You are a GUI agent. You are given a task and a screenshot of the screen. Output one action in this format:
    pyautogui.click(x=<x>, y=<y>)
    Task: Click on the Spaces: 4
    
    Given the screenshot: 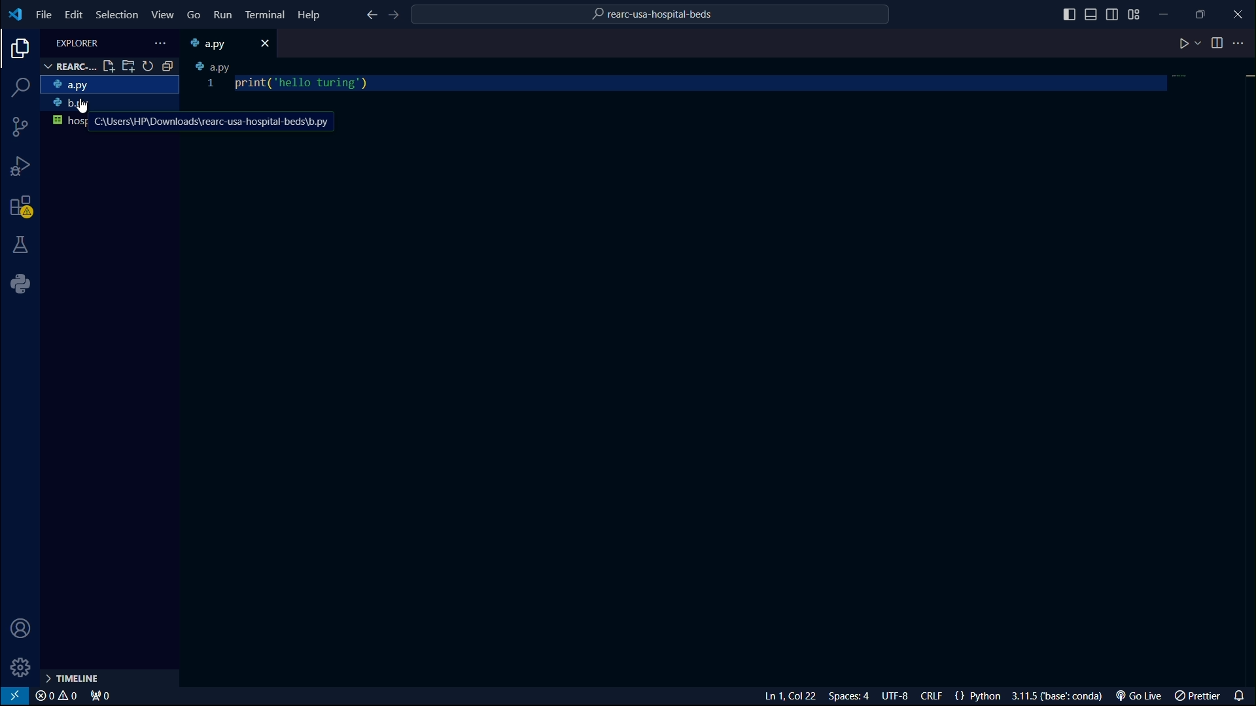 What is the action you would take?
    pyautogui.click(x=852, y=696)
    